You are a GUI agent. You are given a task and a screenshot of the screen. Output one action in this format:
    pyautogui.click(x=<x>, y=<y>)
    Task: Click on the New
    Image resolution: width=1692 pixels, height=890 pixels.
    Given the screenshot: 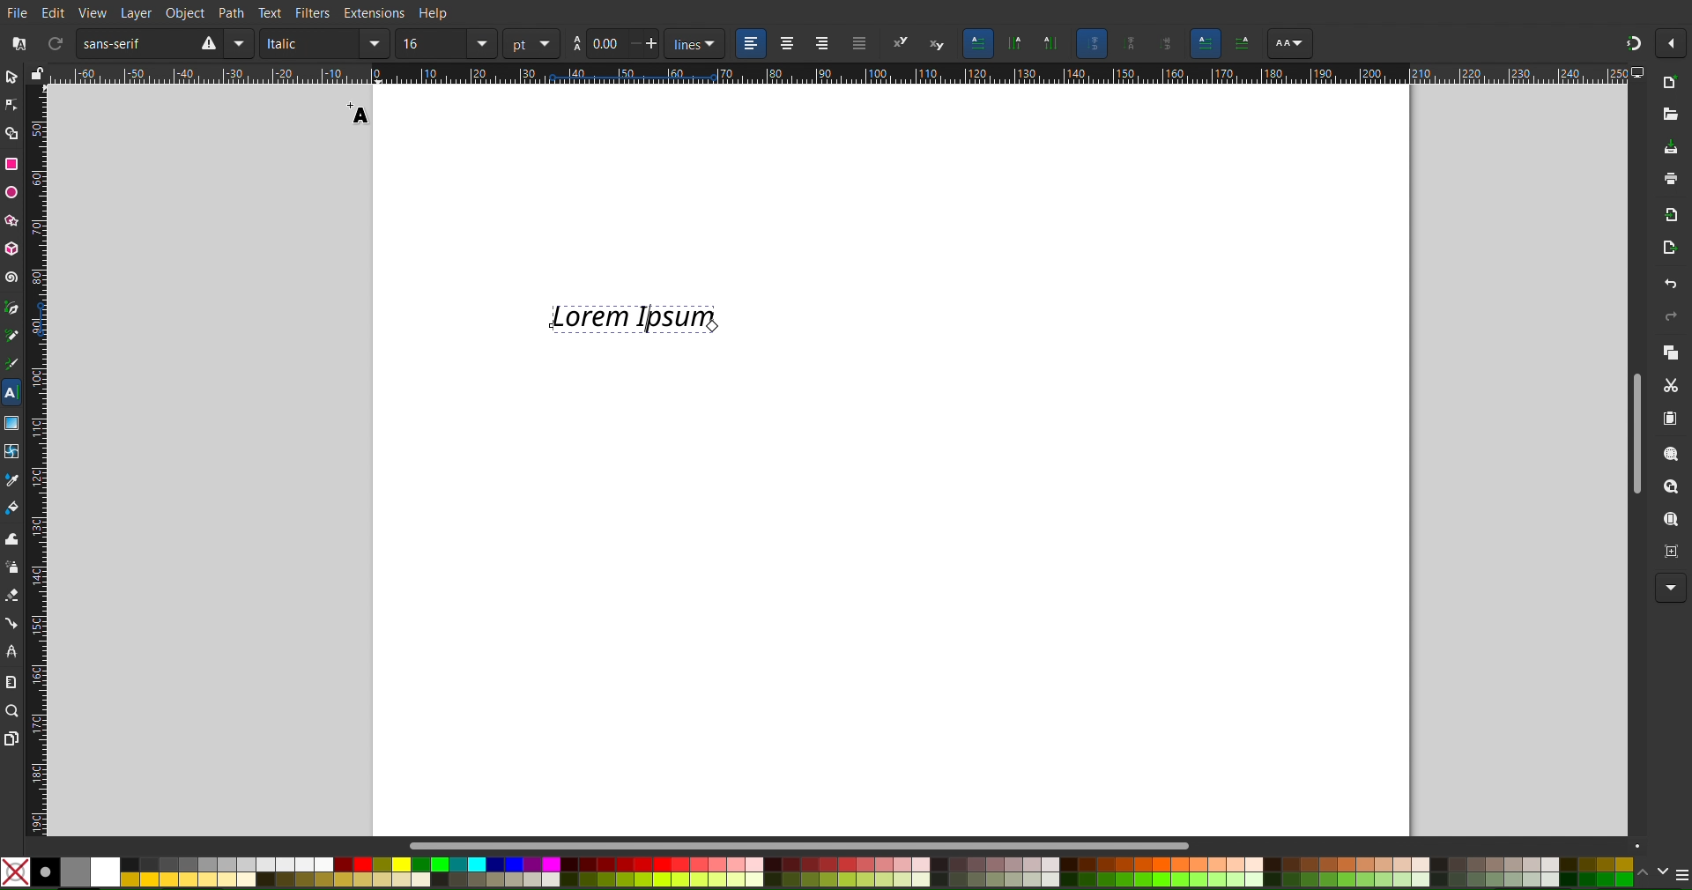 What is the action you would take?
    pyautogui.click(x=1671, y=82)
    